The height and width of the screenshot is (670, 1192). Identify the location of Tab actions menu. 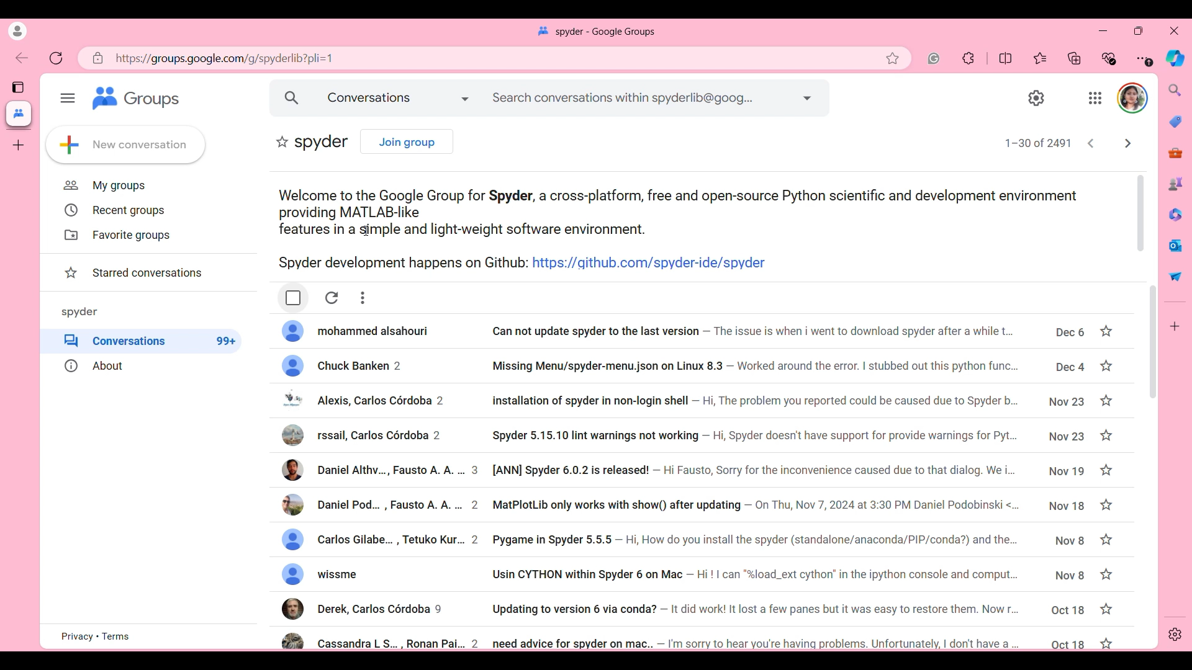
(18, 87).